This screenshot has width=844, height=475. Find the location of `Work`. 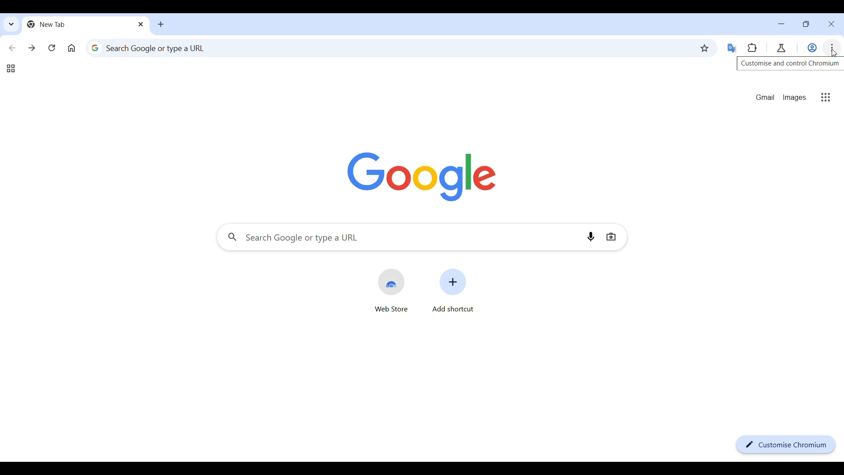

Work is located at coordinates (812, 48).